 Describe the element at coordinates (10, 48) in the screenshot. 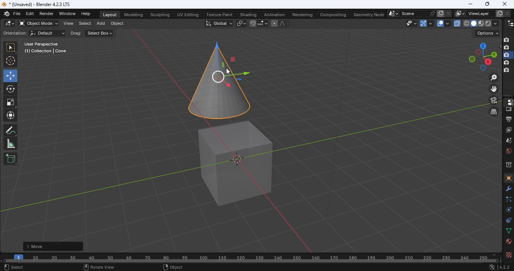

I see `Select box` at that location.